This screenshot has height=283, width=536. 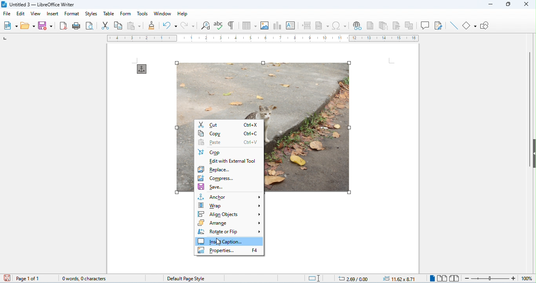 I want to click on open, so click(x=28, y=26).